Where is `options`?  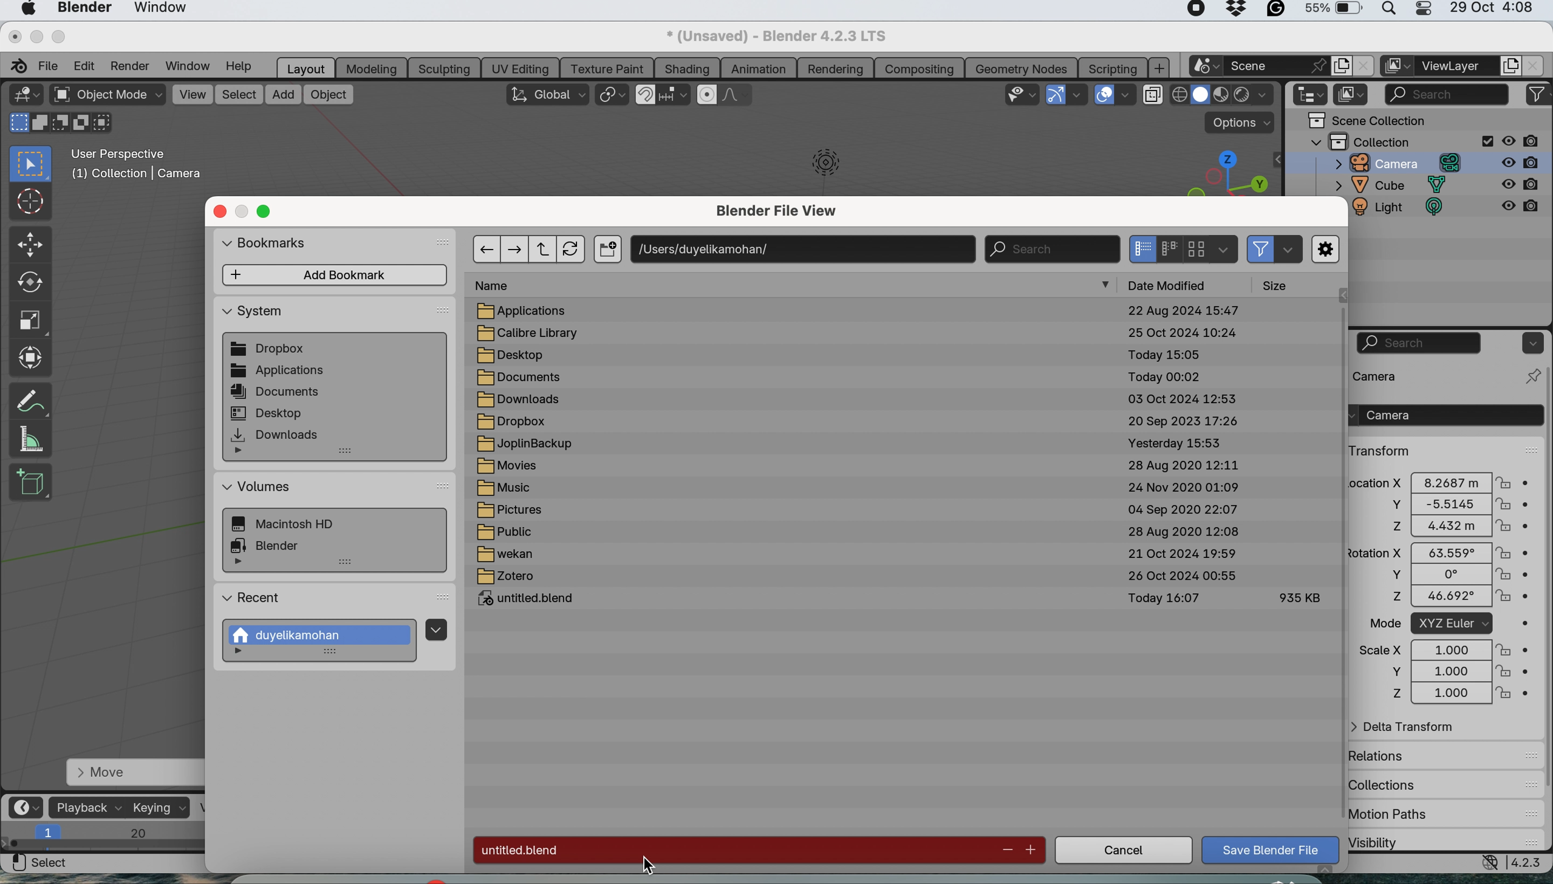
options is located at coordinates (1531, 342).